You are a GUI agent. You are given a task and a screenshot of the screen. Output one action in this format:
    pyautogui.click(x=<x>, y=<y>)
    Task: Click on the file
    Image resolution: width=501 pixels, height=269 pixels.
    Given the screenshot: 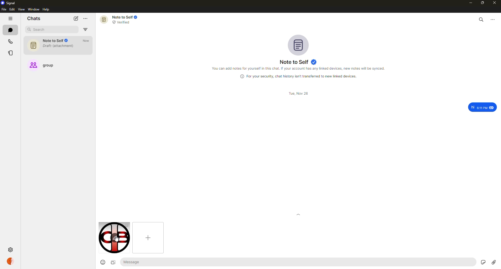 What is the action you would take?
    pyautogui.click(x=4, y=9)
    